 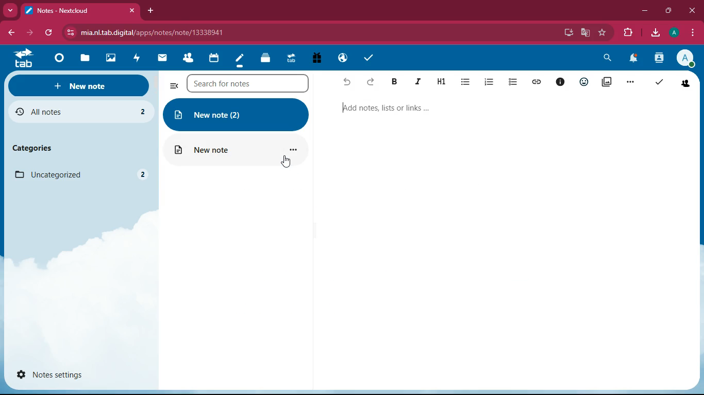 I want to click on fast, so click(x=136, y=58).